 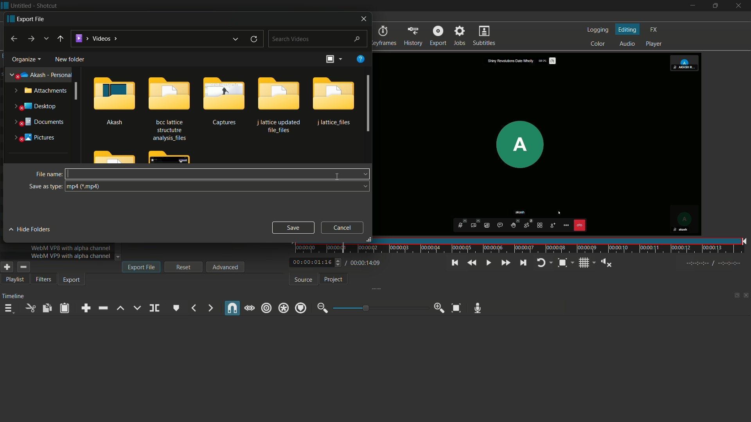 What do you see at coordinates (522, 246) in the screenshot?
I see `time` at bounding box center [522, 246].